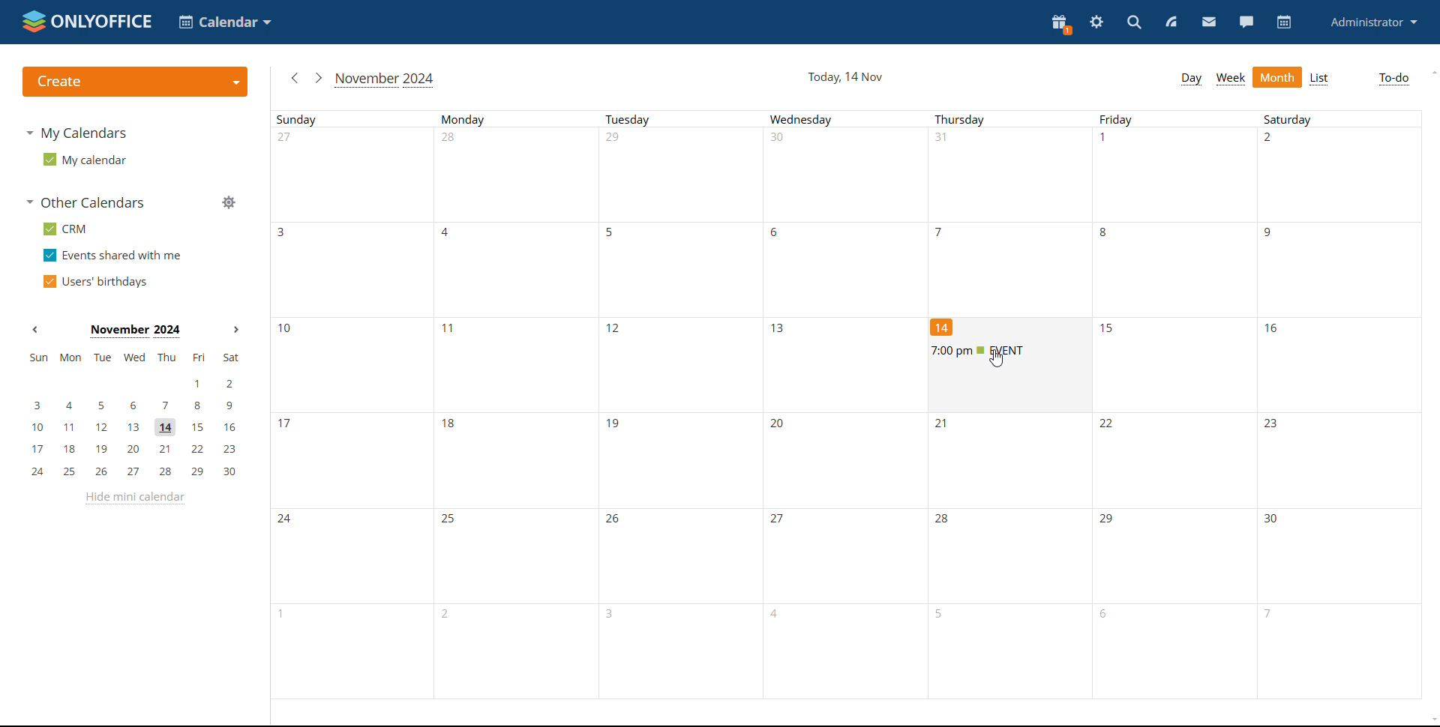  What do you see at coordinates (1014, 221) in the screenshot?
I see `days of a month` at bounding box center [1014, 221].